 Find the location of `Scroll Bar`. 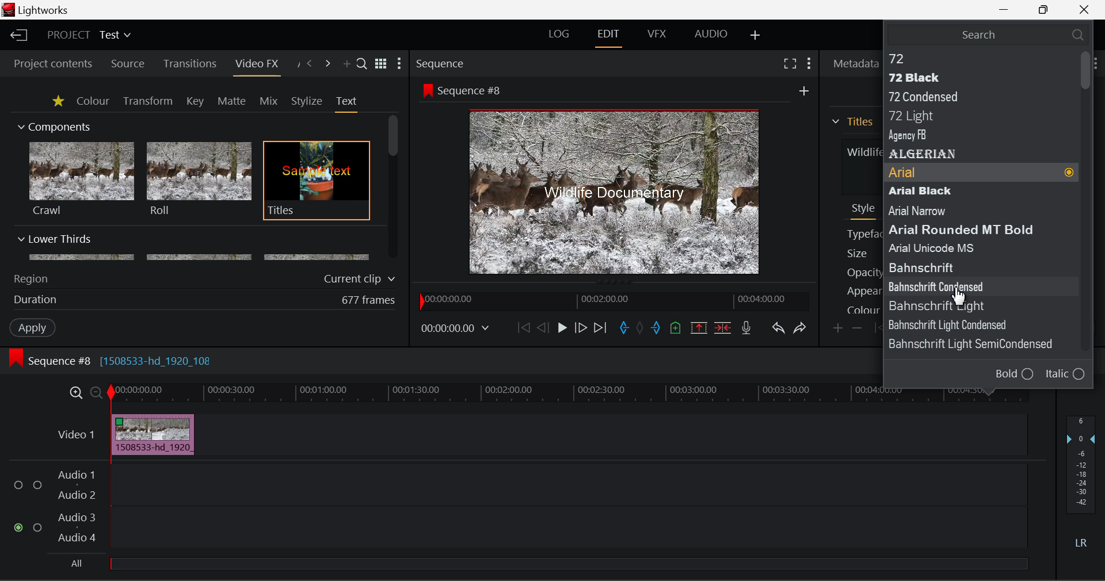

Scroll Bar is located at coordinates (1087, 211).